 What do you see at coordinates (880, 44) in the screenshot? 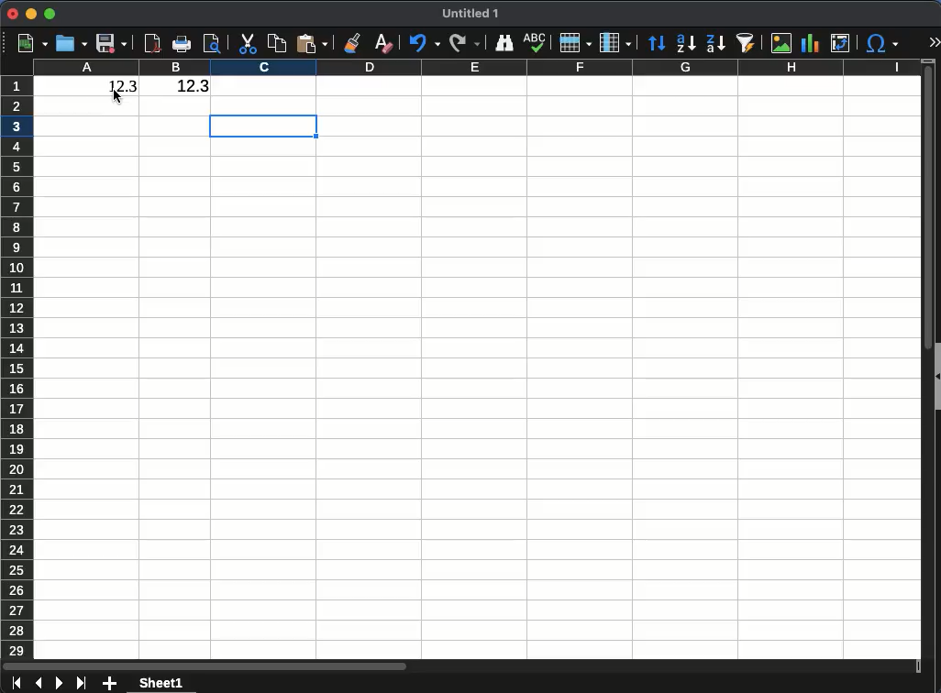
I see `special character` at bounding box center [880, 44].